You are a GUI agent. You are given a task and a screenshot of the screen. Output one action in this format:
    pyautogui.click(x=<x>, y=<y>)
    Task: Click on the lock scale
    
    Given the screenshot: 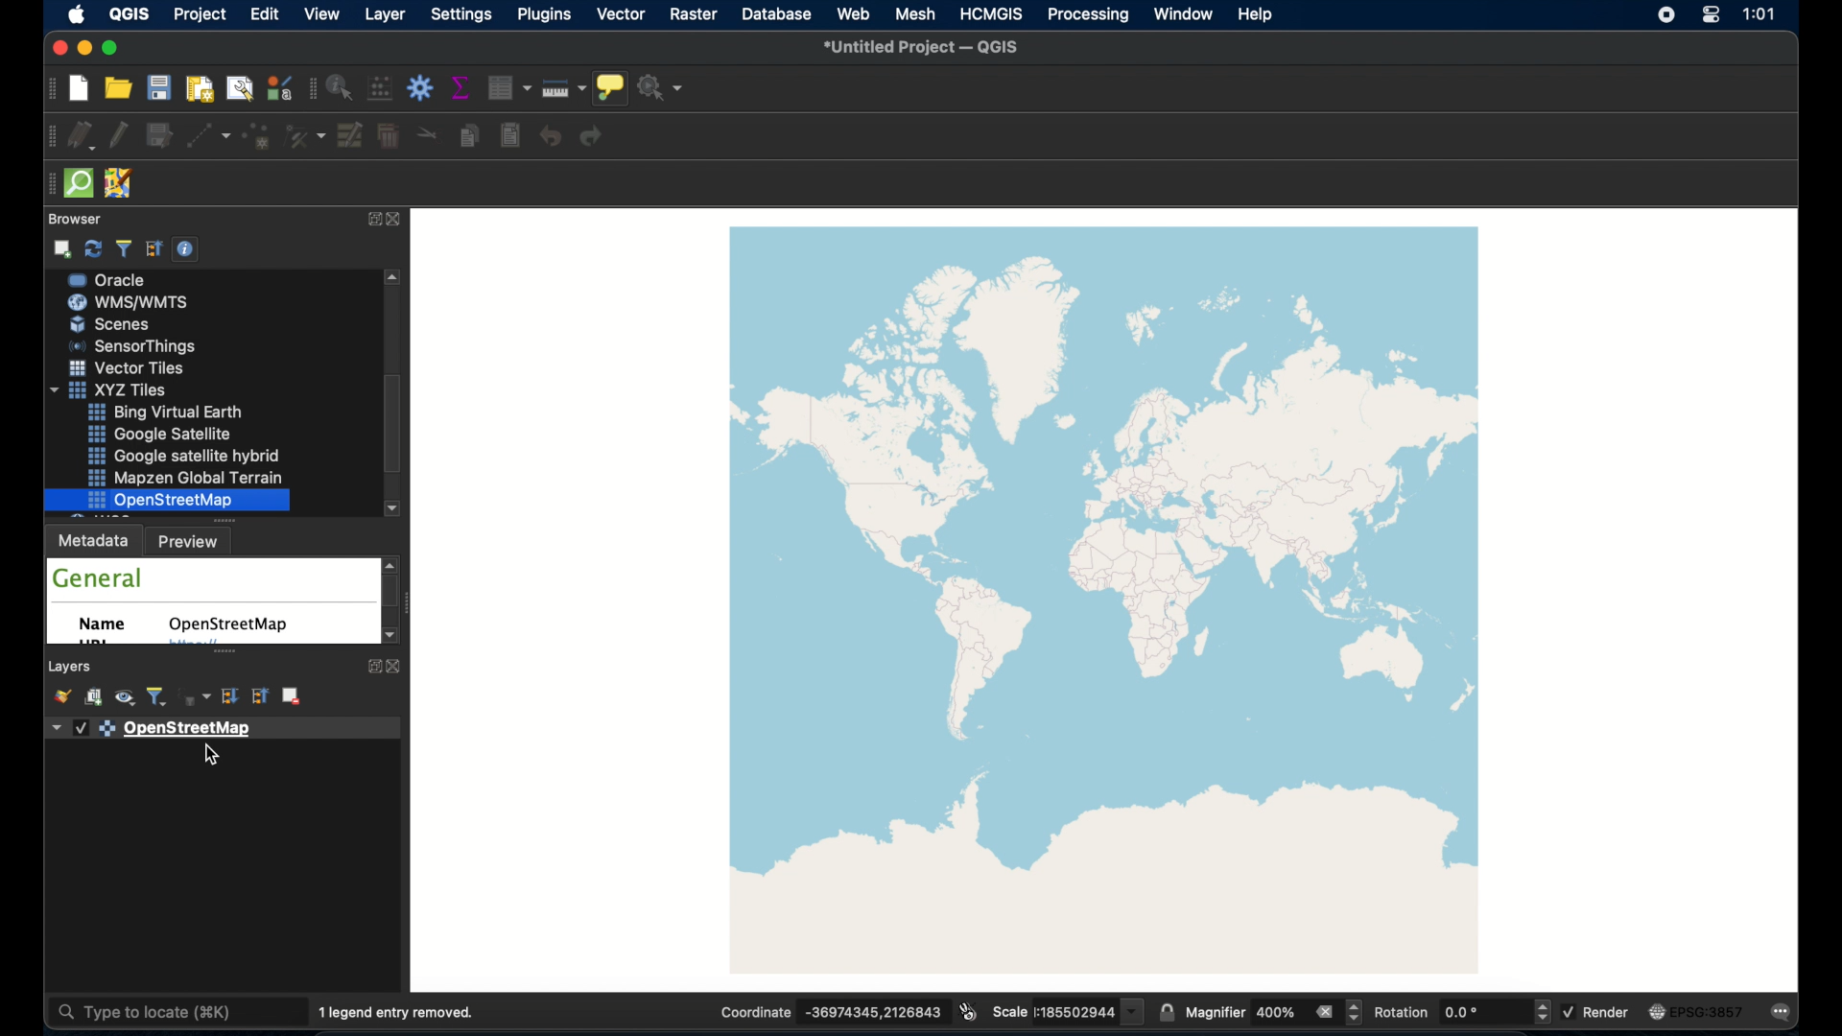 What is the action you would take?
    pyautogui.click(x=1168, y=1010)
    